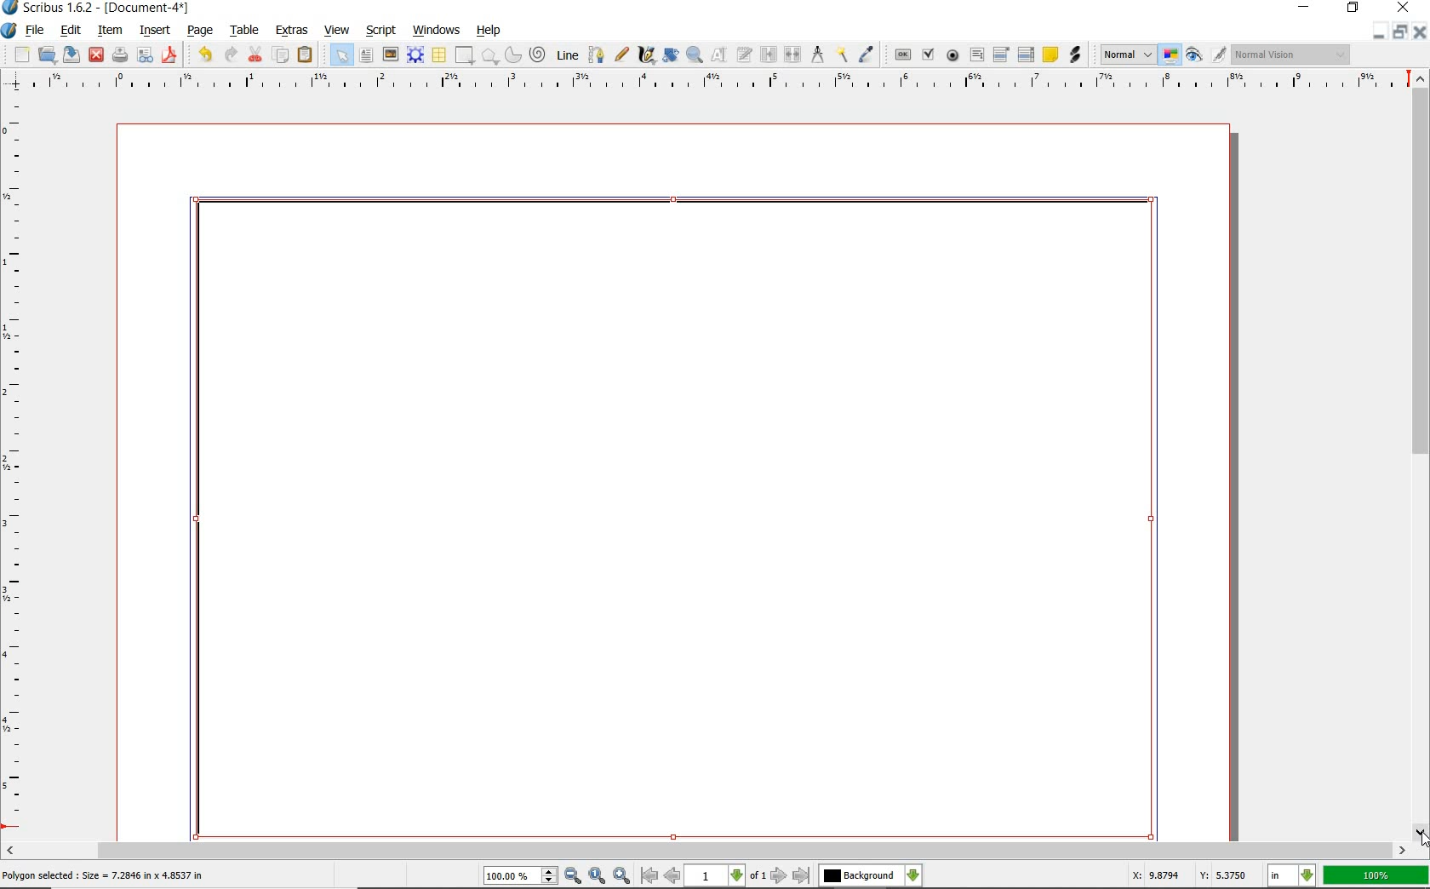  Describe the element at coordinates (439, 55) in the screenshot. I see `table` at that location.